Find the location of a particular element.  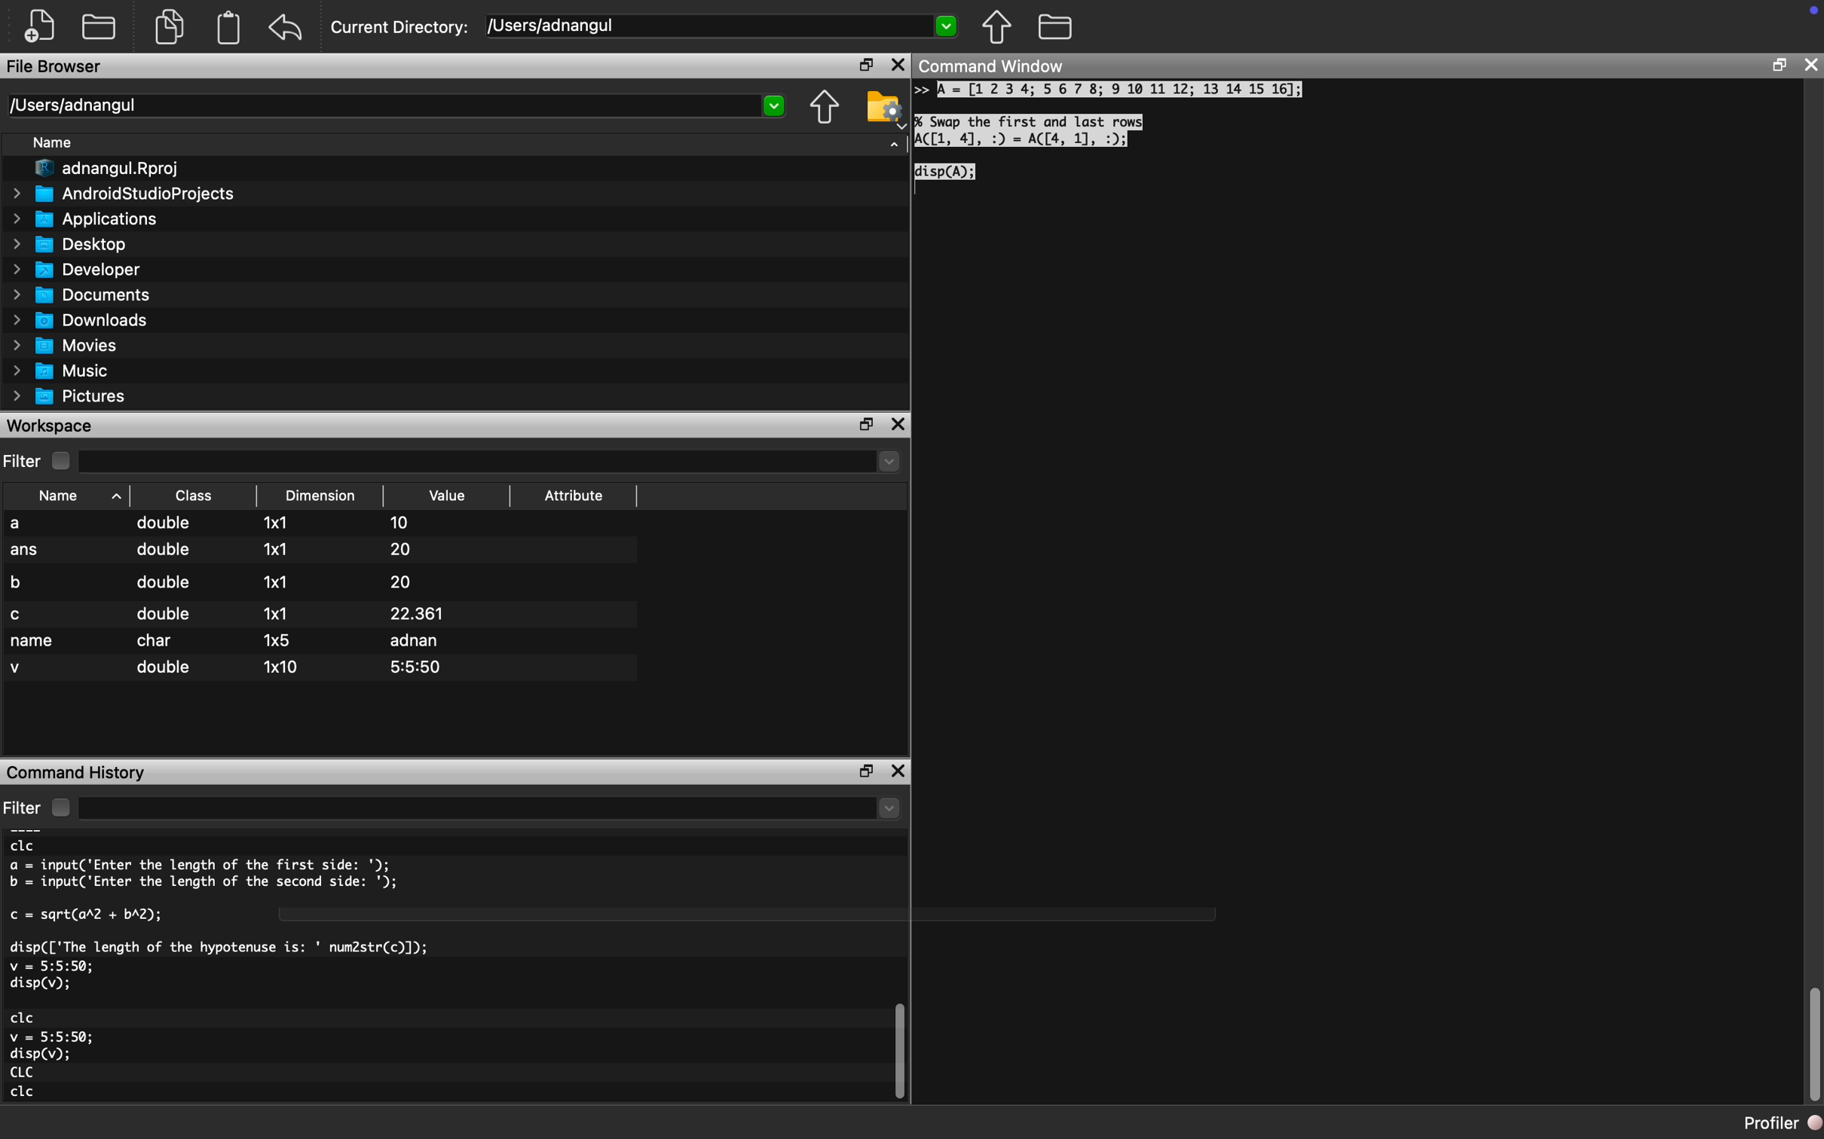

> [3 Pictures is located at coordinates (73, 398).